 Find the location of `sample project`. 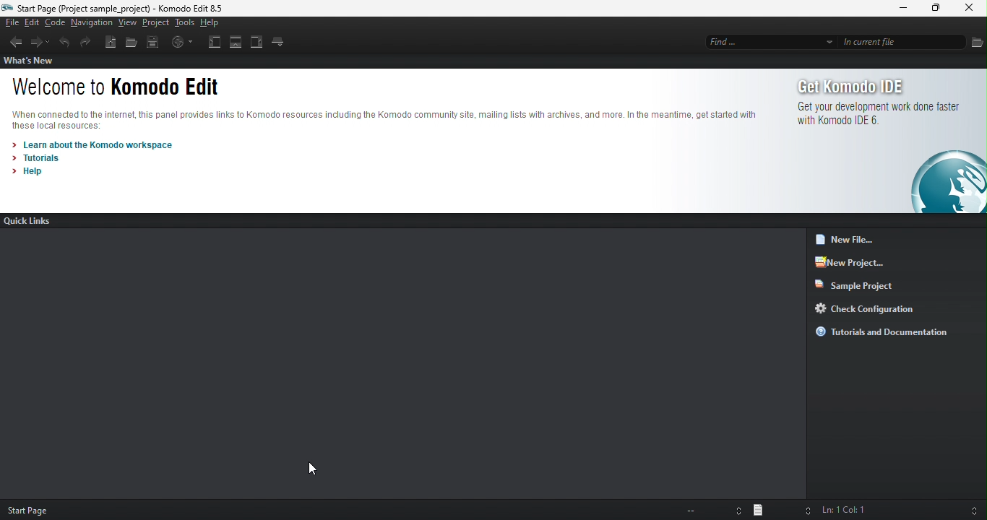

sample project is located at coordinates (861, 284).